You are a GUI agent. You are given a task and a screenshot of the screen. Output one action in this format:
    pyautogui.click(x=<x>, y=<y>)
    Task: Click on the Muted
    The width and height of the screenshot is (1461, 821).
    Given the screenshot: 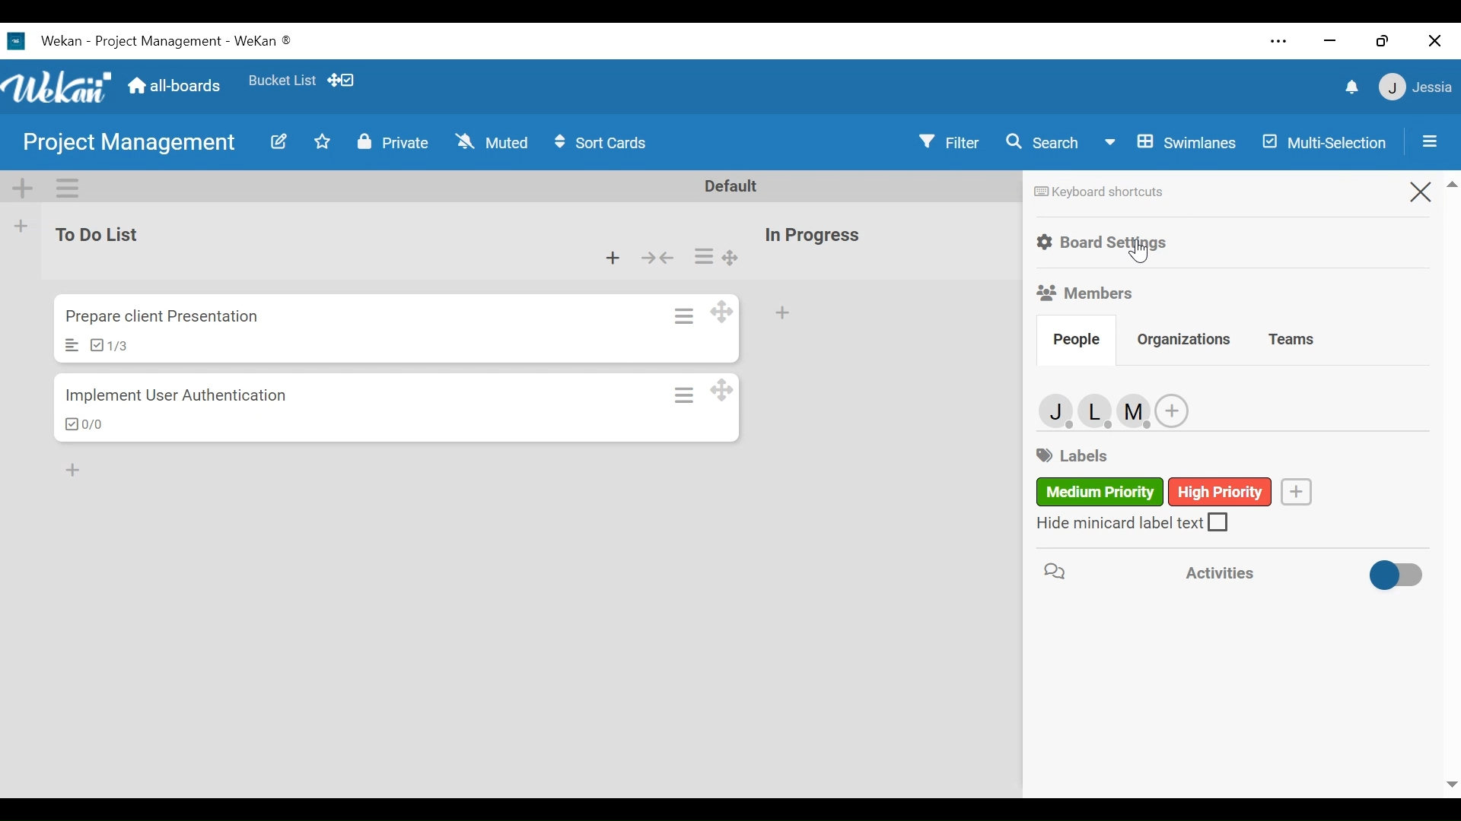 What is the action you would take?
    pyautogui.click(x=492, y=142)
    